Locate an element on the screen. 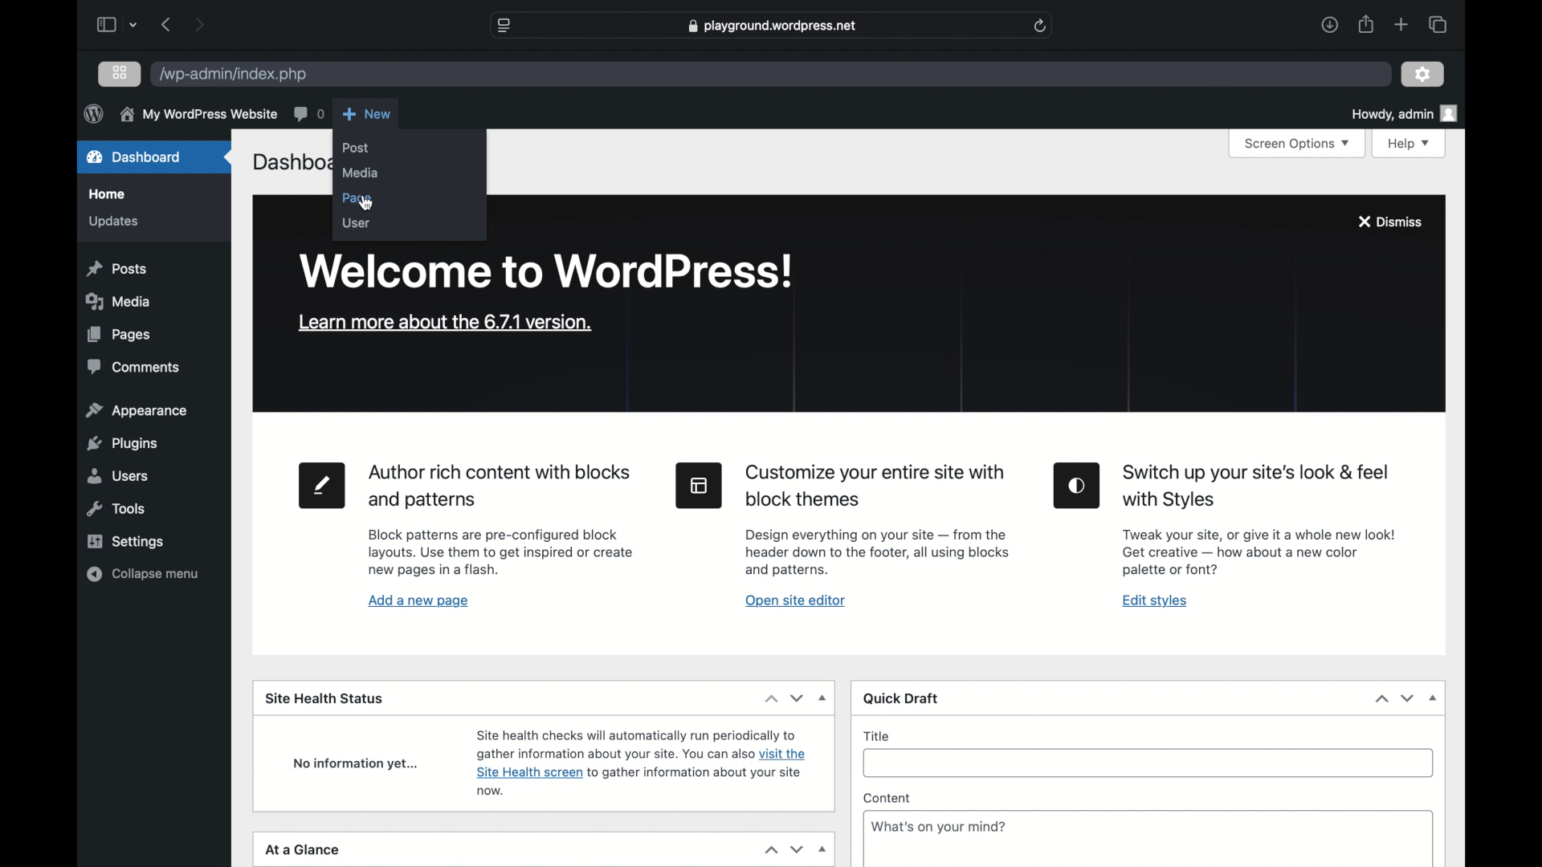 The height and width of the screenshot is (867, 1542). heading is located at coordinates (1257, 486).